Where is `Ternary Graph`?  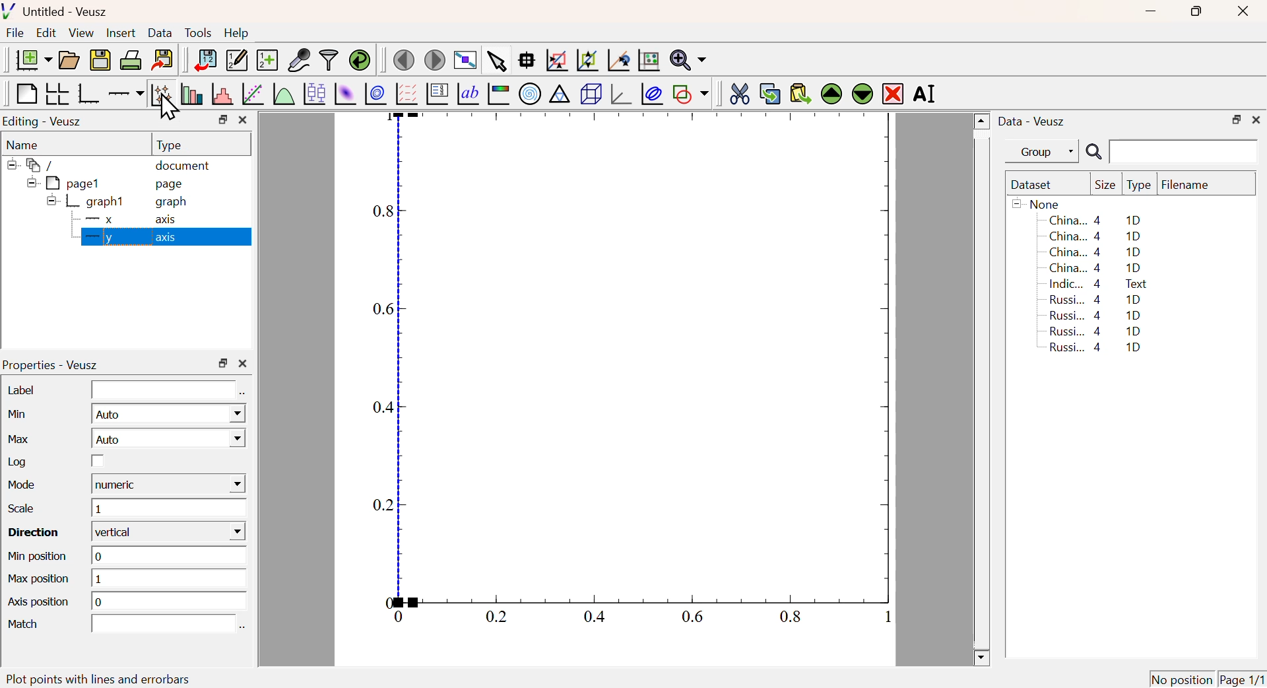
Ternary Graph is located at coordinates (559, 93).